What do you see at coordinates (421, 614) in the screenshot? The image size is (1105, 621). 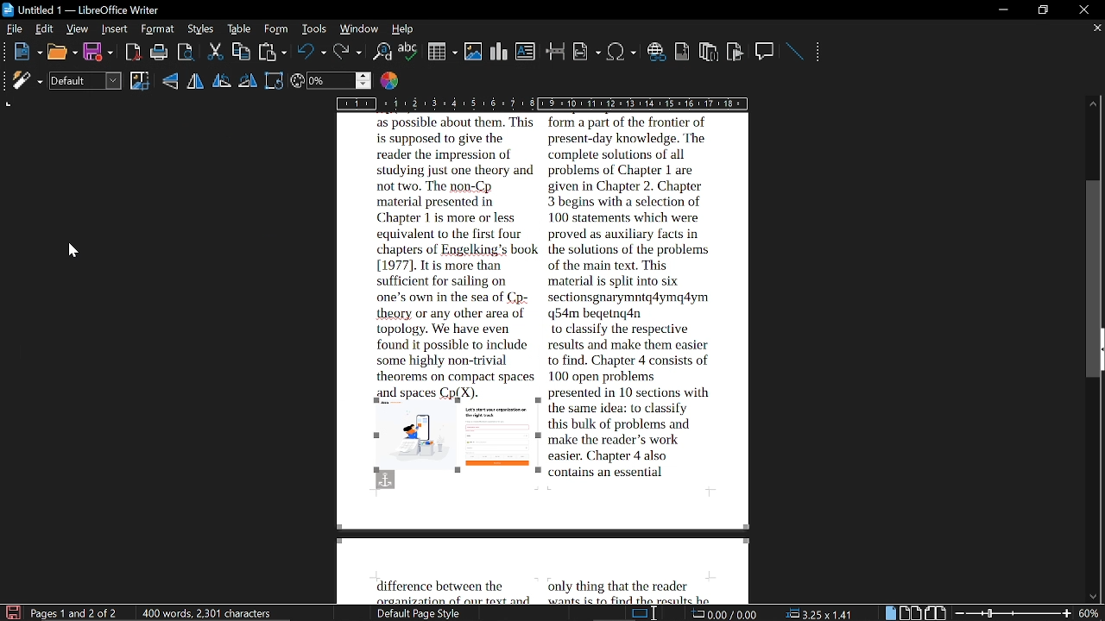 I see `Default page style` at bounding box center [421, 614].